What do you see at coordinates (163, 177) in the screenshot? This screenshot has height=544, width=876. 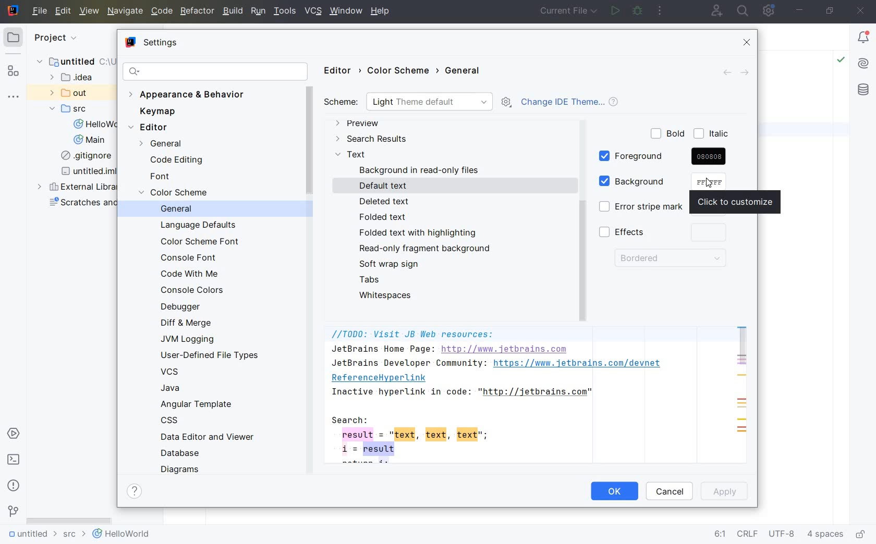 I see `FONT` at bounding box center [163, 177].